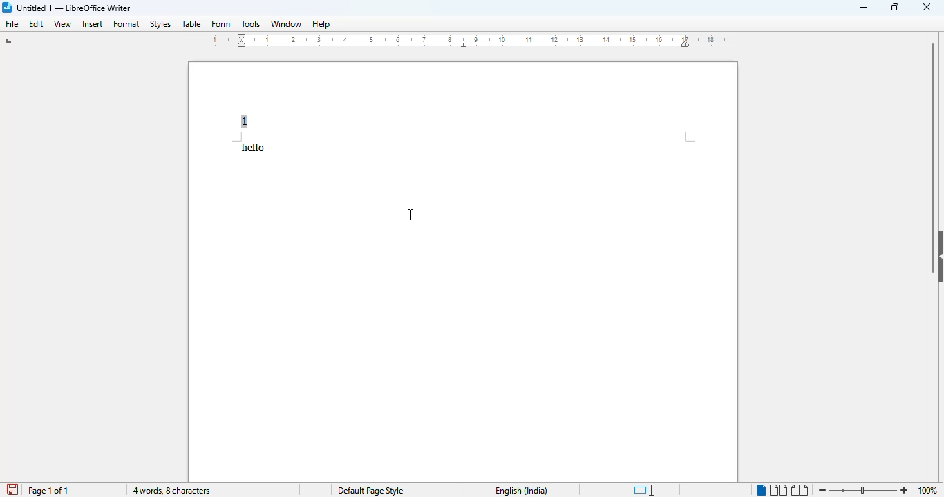 This screenshot has height=497, width=944. Describe the element at coordinates (322, 24) in the screenshot. I see `help` at that location.